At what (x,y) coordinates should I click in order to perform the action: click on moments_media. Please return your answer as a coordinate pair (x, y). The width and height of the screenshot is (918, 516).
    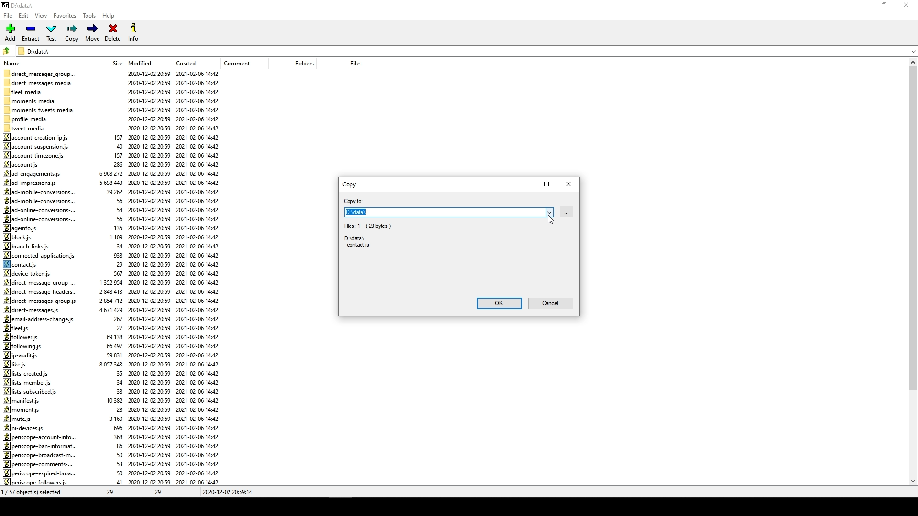
    Looking at the image, I should click on (33, 99).